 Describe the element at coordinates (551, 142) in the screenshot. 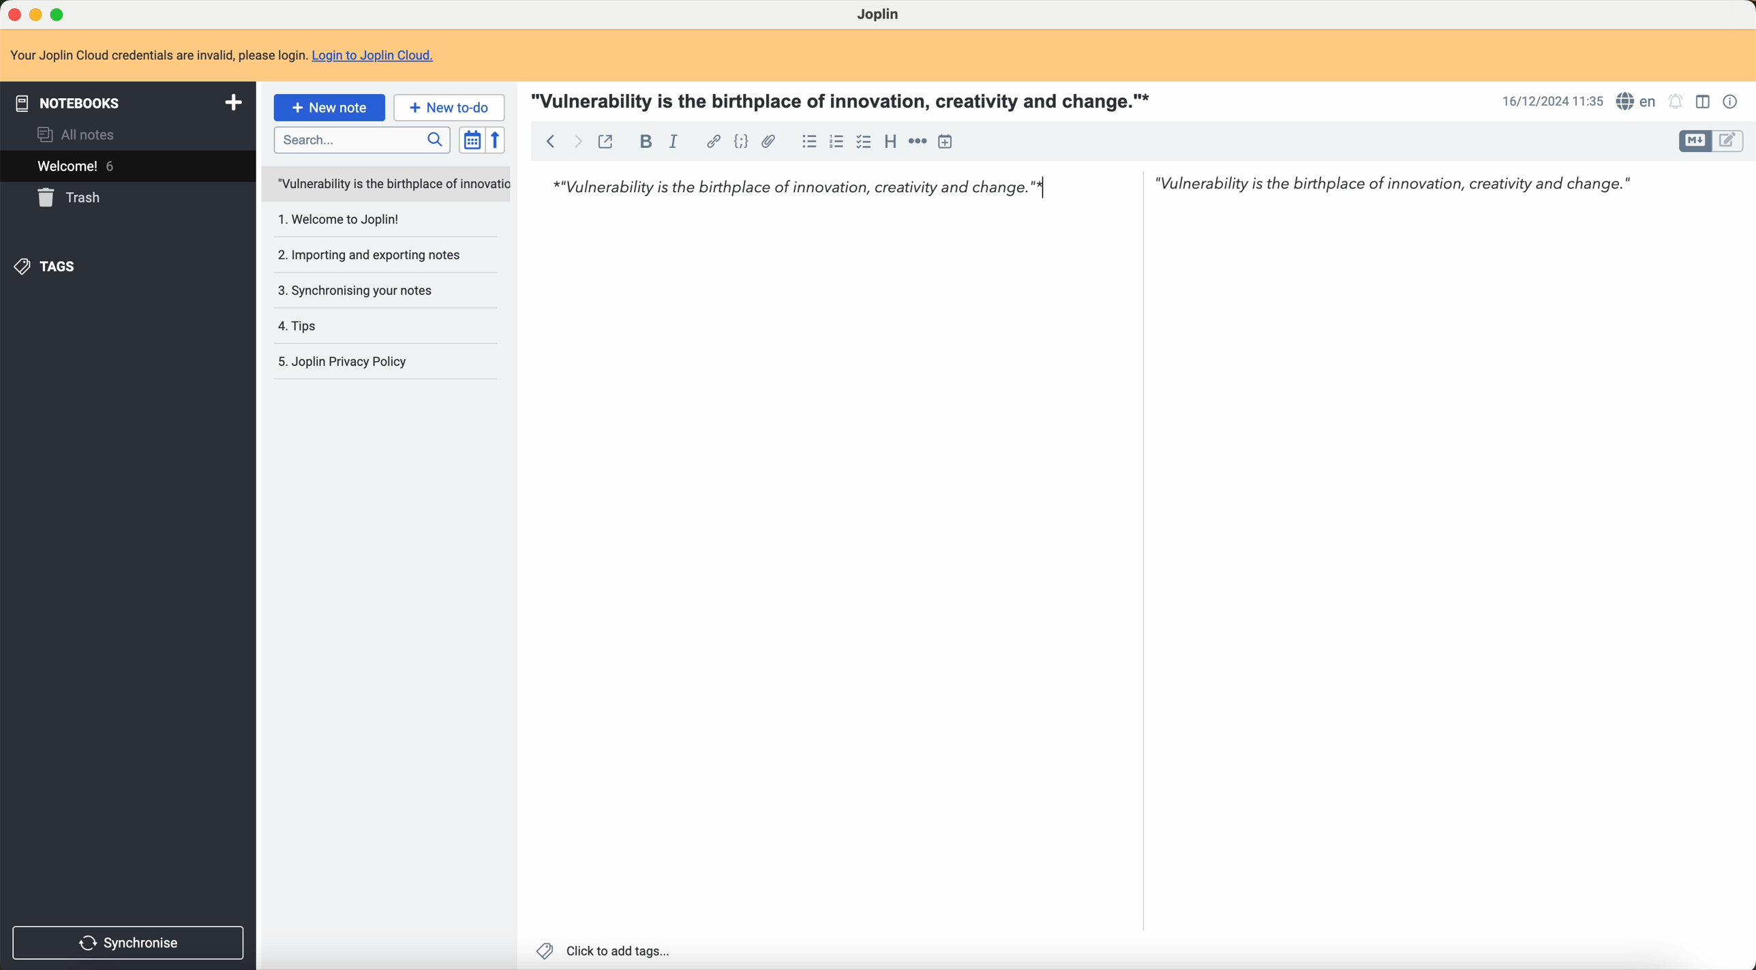

I see `back` at that location.